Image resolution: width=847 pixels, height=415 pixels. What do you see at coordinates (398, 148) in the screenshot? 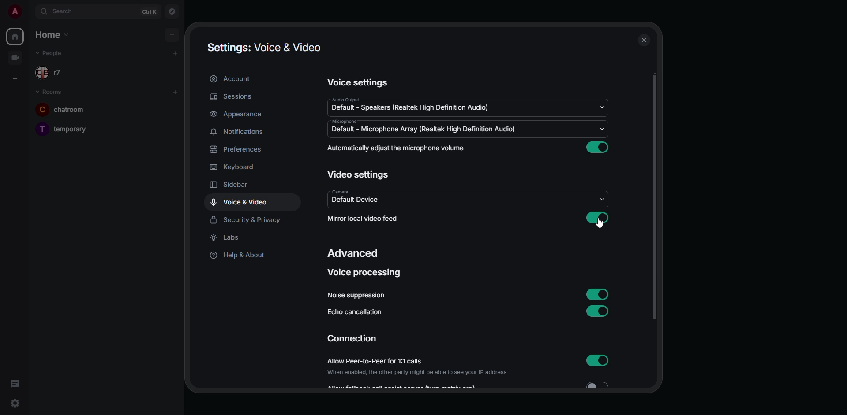
I see `automatically adjust mic volume` at bounding box center [398, 148].